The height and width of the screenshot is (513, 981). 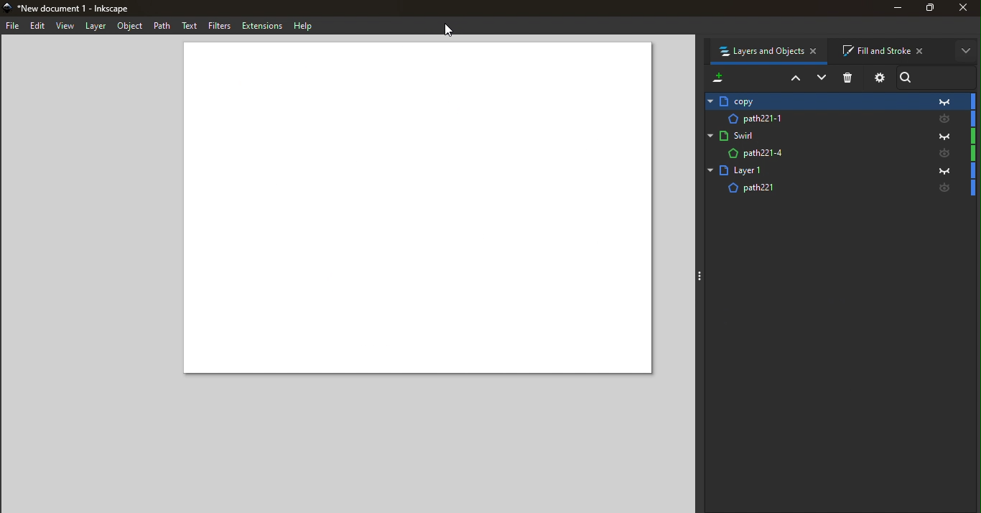 I want to click on Layer, so click(x=96, y=27).